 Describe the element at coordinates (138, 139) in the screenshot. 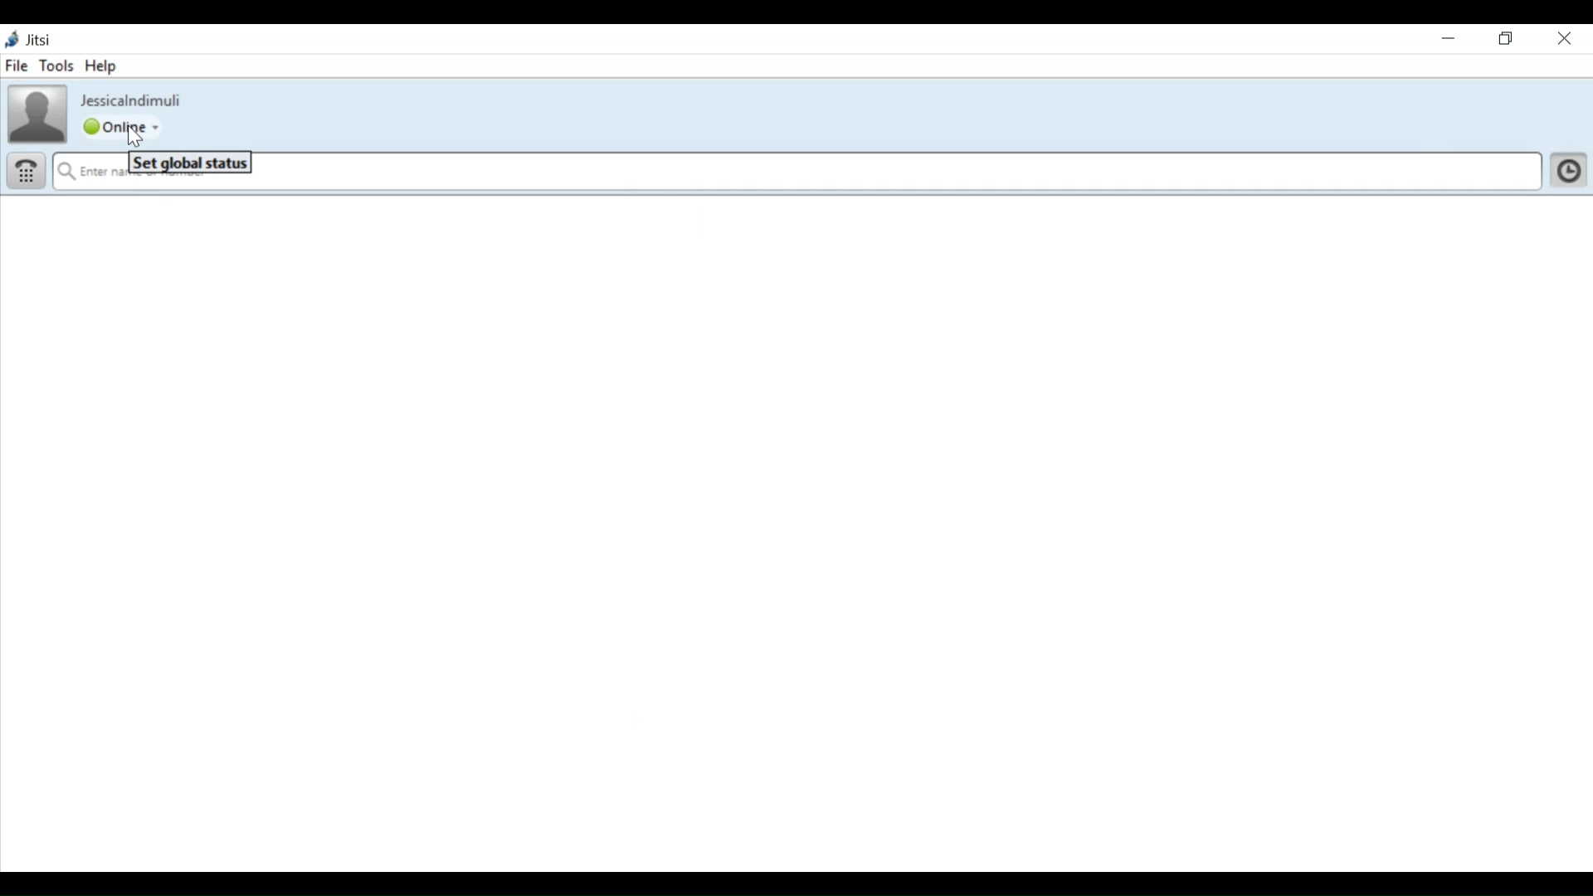

I see `cursor` at that location.